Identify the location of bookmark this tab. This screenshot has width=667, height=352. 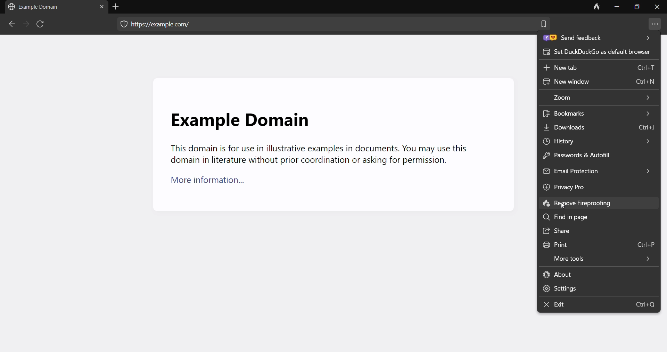
(543, 27).